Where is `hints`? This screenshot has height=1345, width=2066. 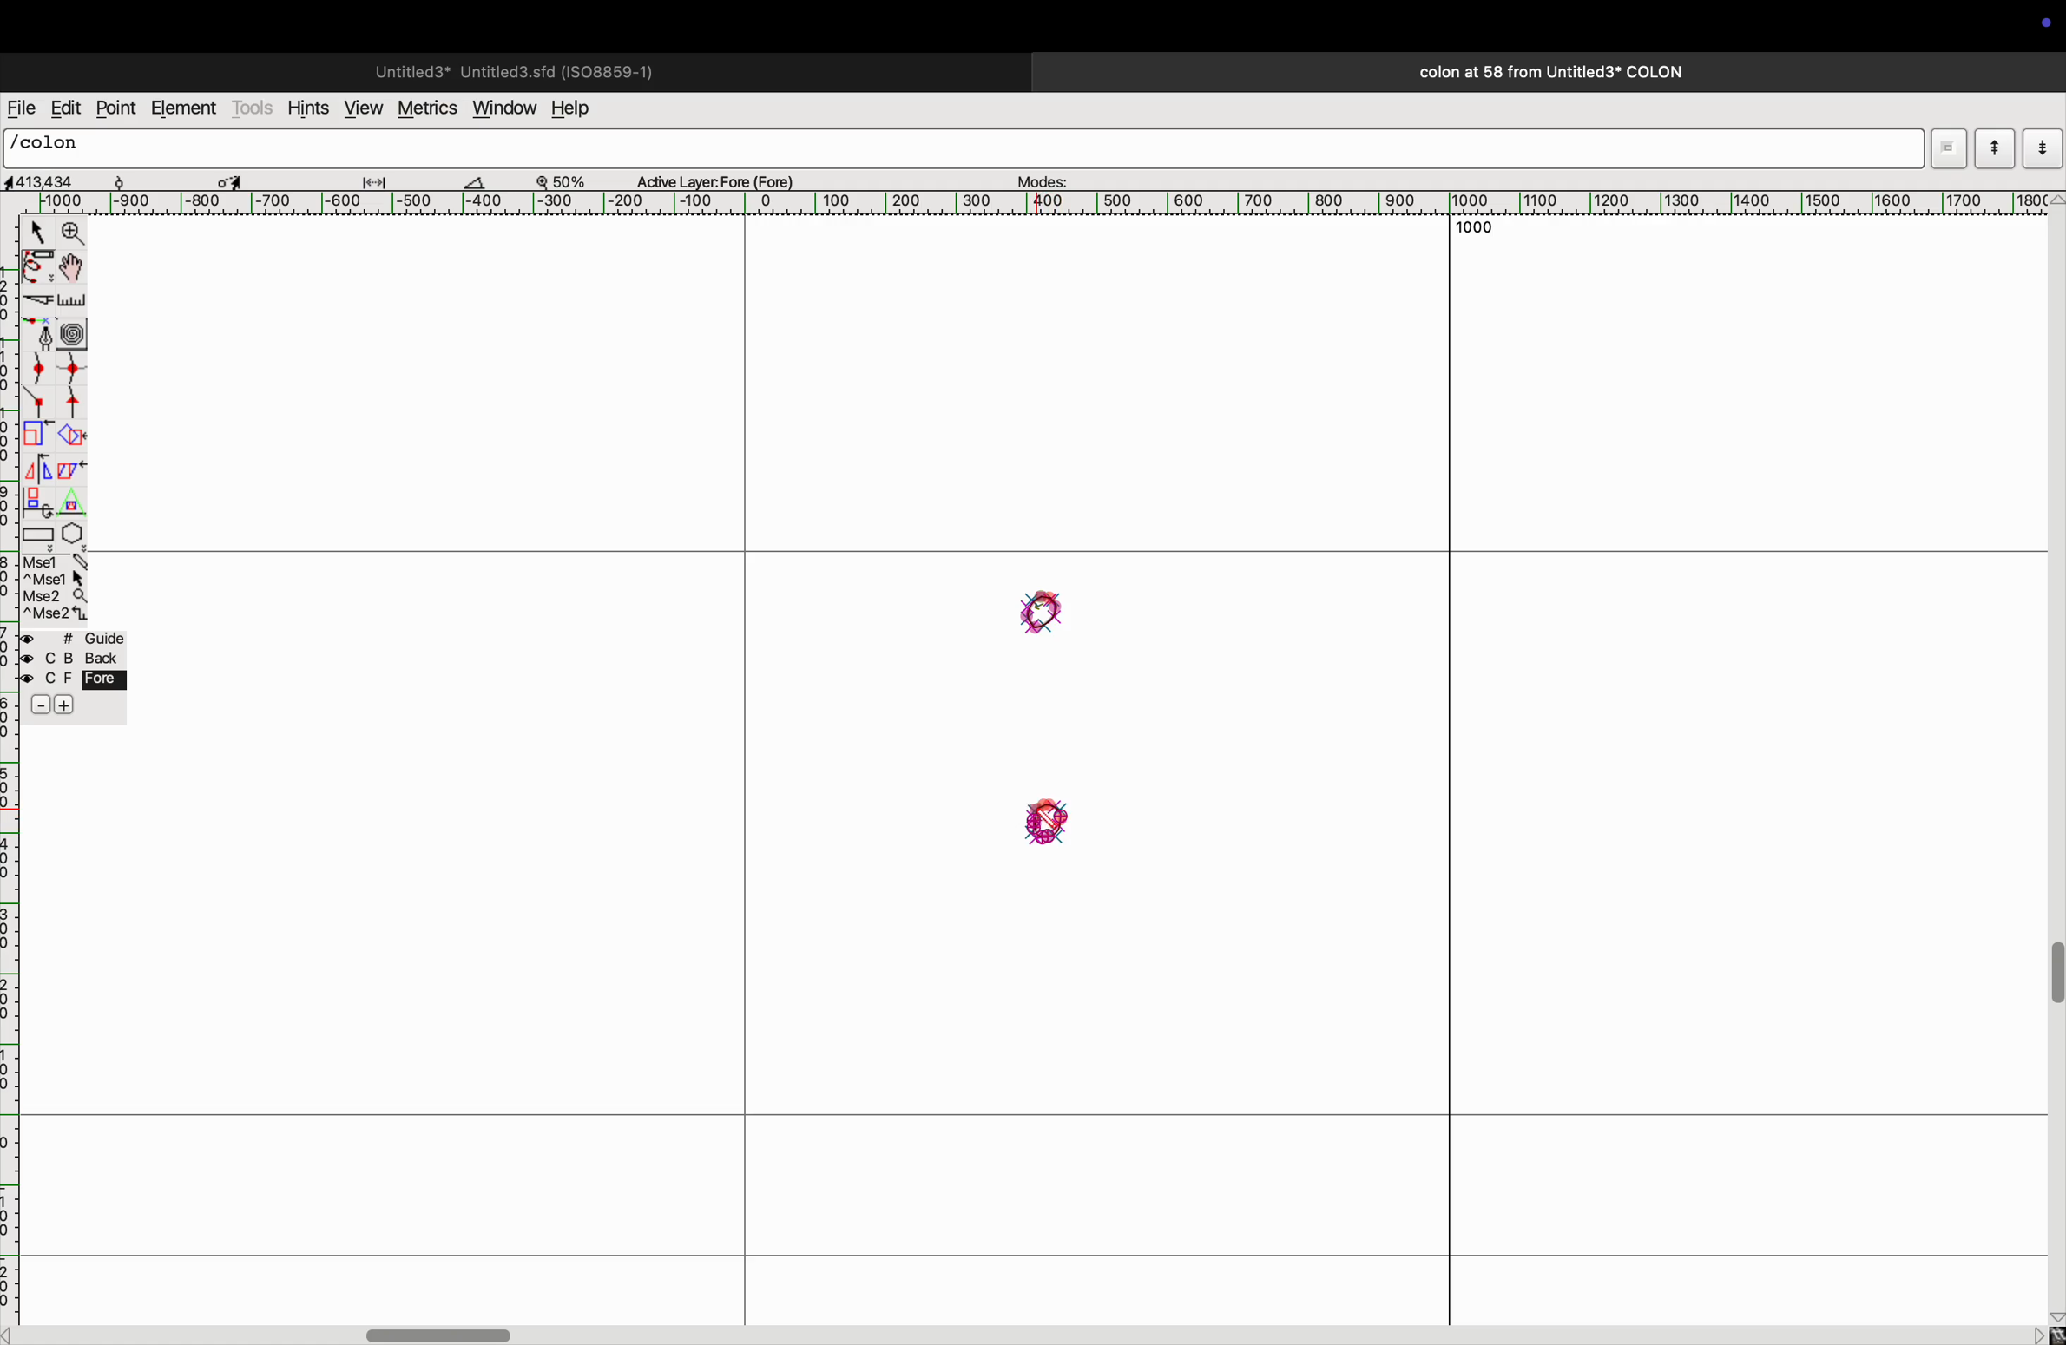 hints is located at coordinates (309, 106).